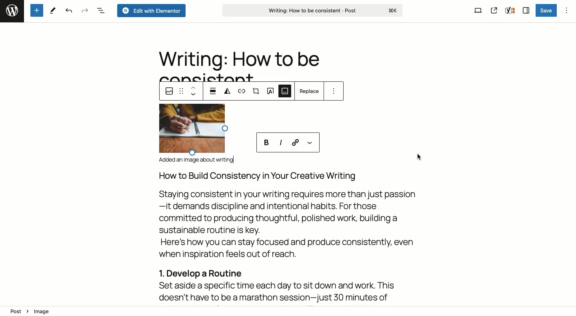  Describe the element at coordinates (494, 11) in the screenshot. I see `View post` at that location.